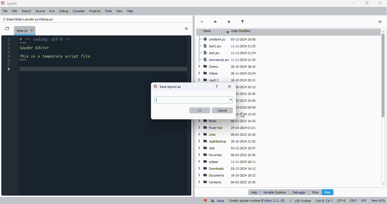  Describe the element at coordinates (28, 19) in the screenshot. I see `temporary file` at that location.